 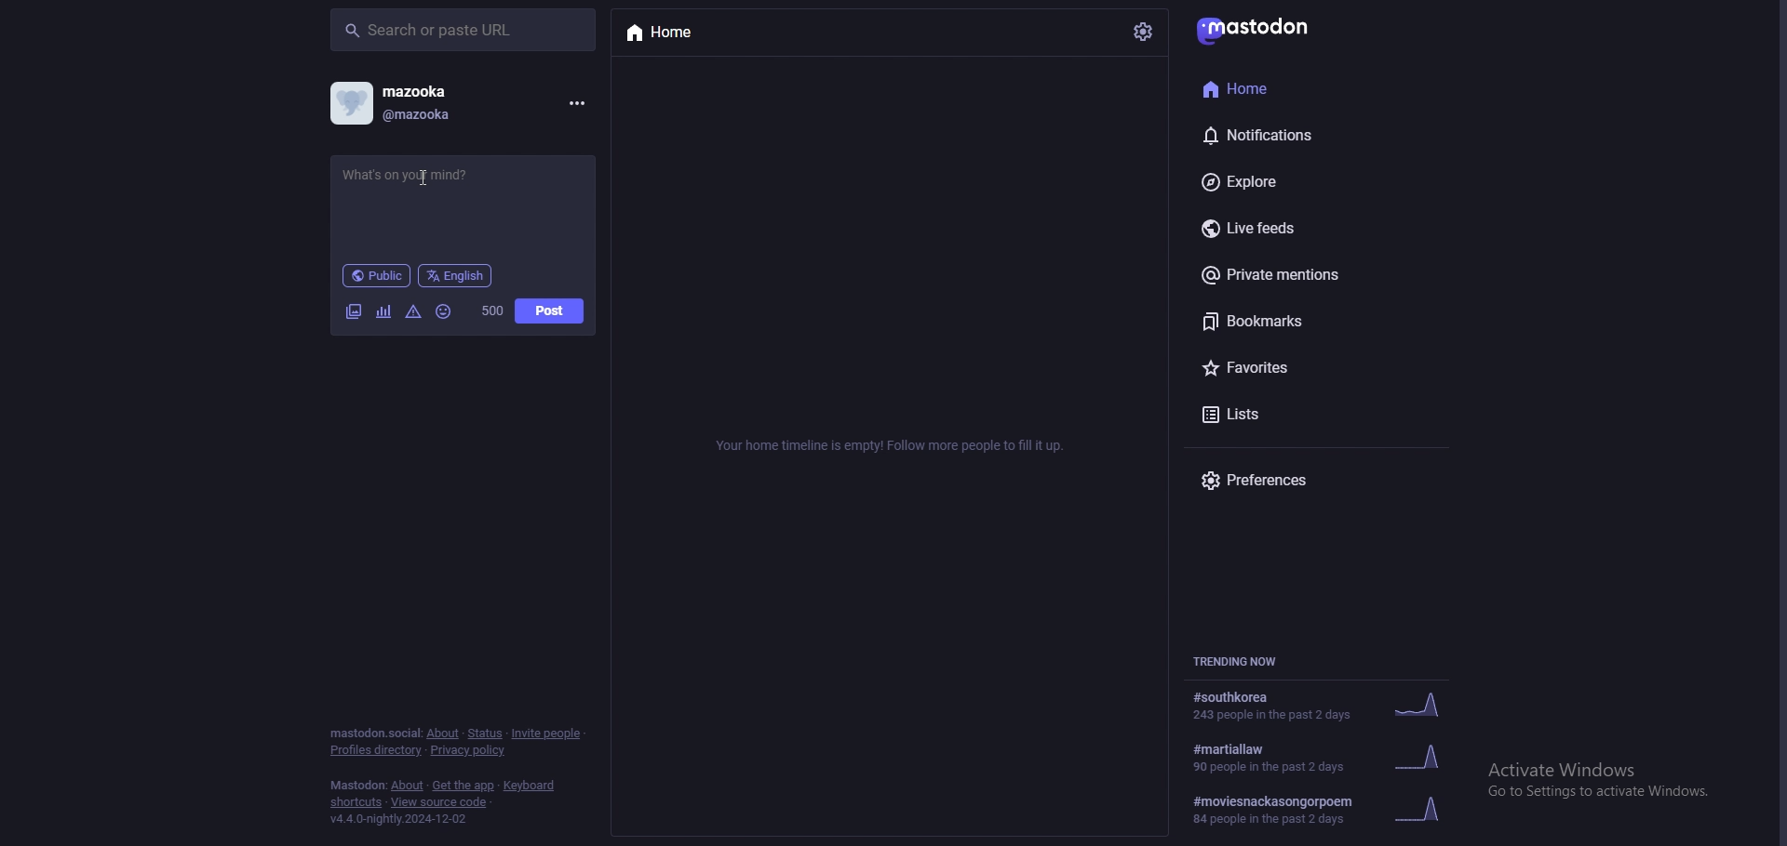 I want to click on public, so click(x=375, y=276).